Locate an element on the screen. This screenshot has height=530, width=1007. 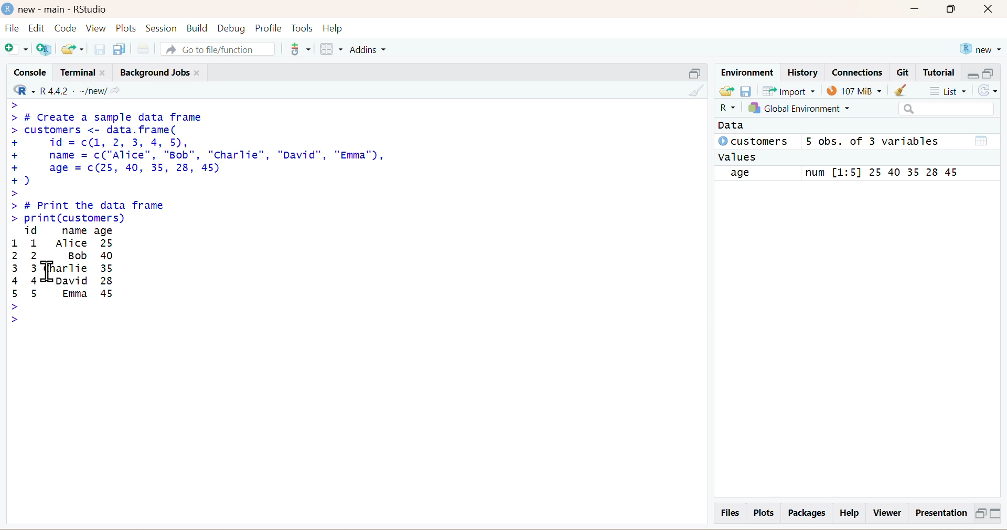
save all is located at coordinates (119, 48).